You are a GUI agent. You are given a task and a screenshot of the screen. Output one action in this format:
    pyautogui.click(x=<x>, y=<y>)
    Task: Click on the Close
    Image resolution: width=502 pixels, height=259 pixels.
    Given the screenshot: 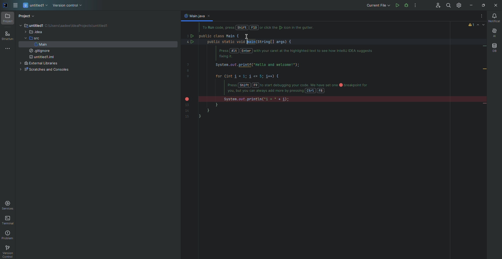 What is the action you would take?
    pyautogui.click(x=495, y=5)
    